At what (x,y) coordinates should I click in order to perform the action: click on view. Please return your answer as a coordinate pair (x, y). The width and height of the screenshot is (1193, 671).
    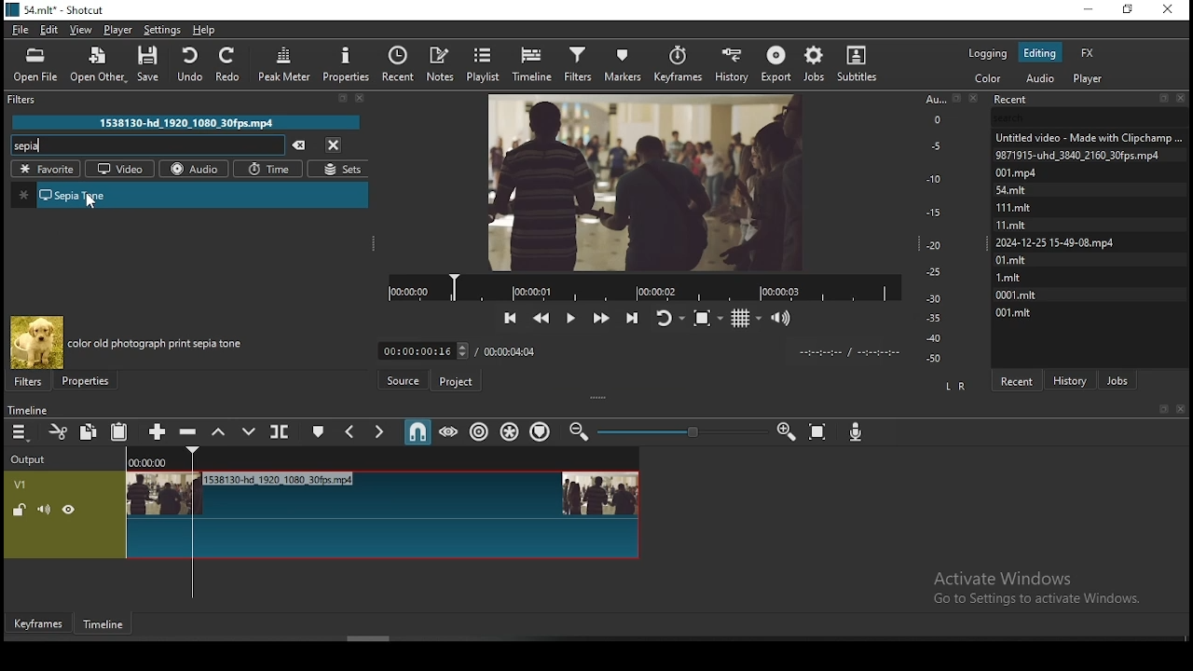
    Looking at the image, I should click on (83, 30).